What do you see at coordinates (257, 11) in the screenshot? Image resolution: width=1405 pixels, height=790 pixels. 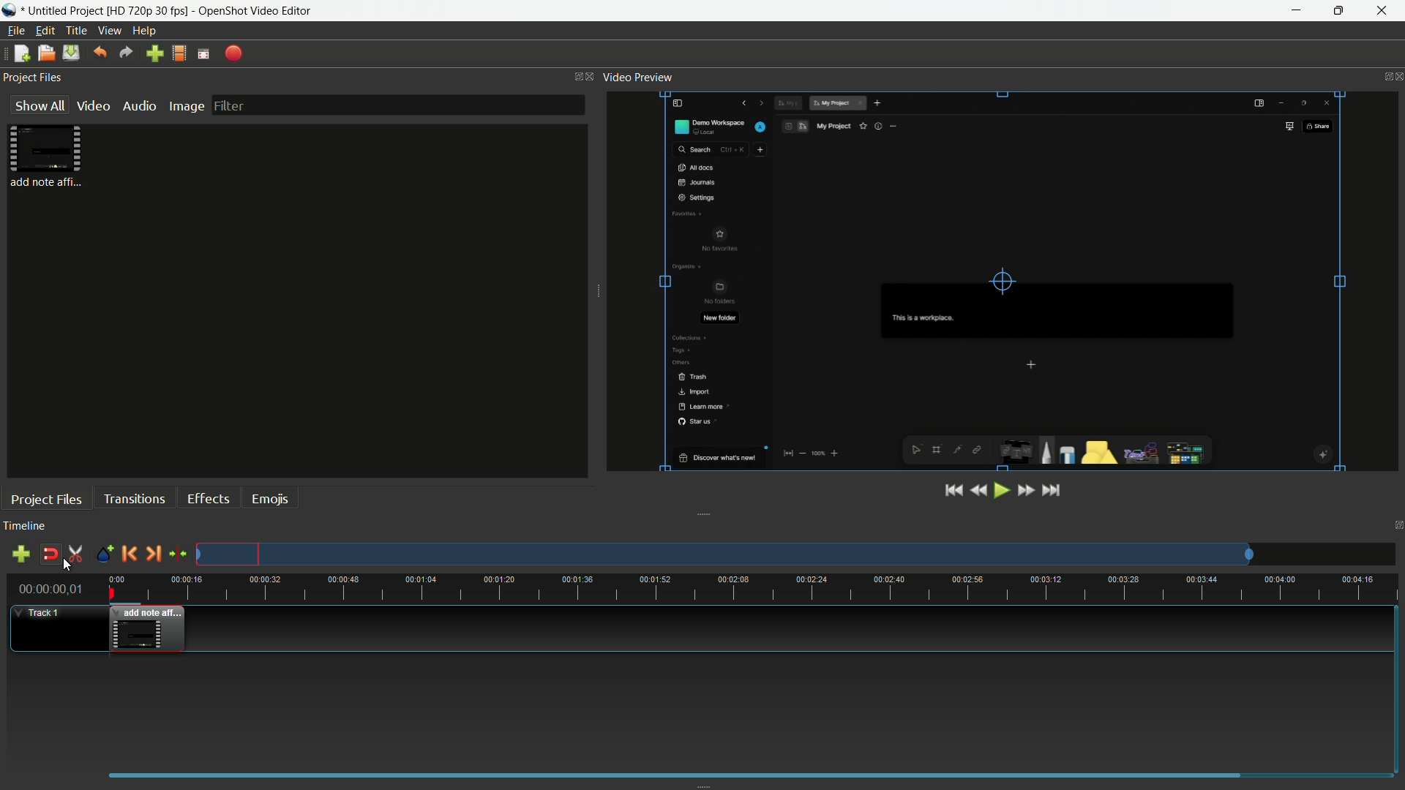 I see `app name` at bounding box center [257, 11].